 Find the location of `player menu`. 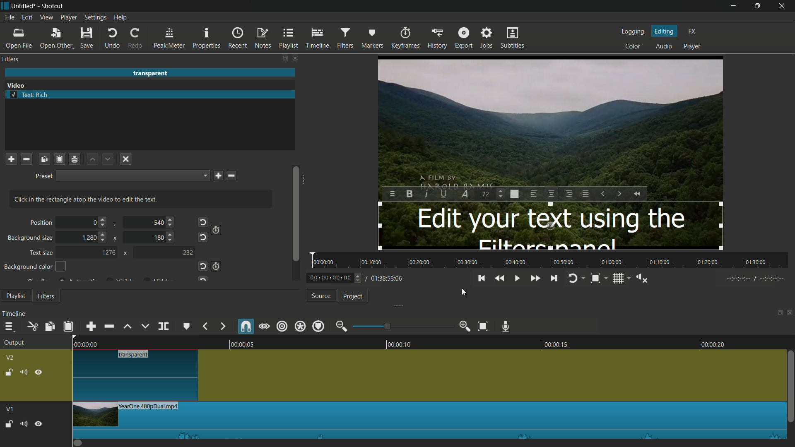

player menu is located at coordinates (69, 17).